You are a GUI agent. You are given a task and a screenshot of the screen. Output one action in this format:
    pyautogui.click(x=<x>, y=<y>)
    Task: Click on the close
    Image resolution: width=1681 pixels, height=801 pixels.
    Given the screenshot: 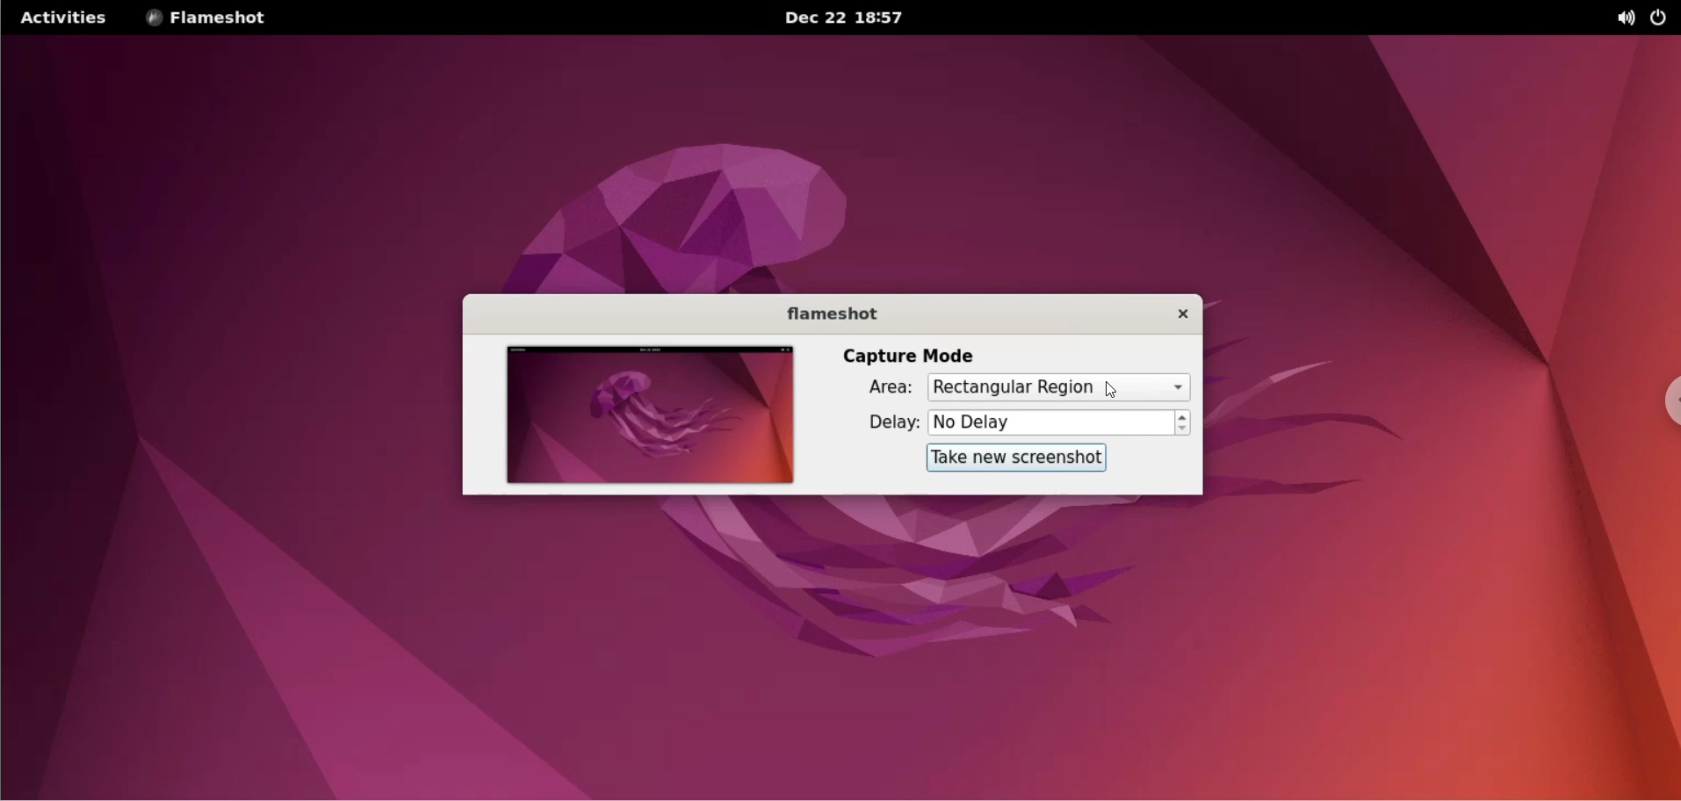 What is the action you would take?
    pyautogui.click(x=1171, y=314)
    